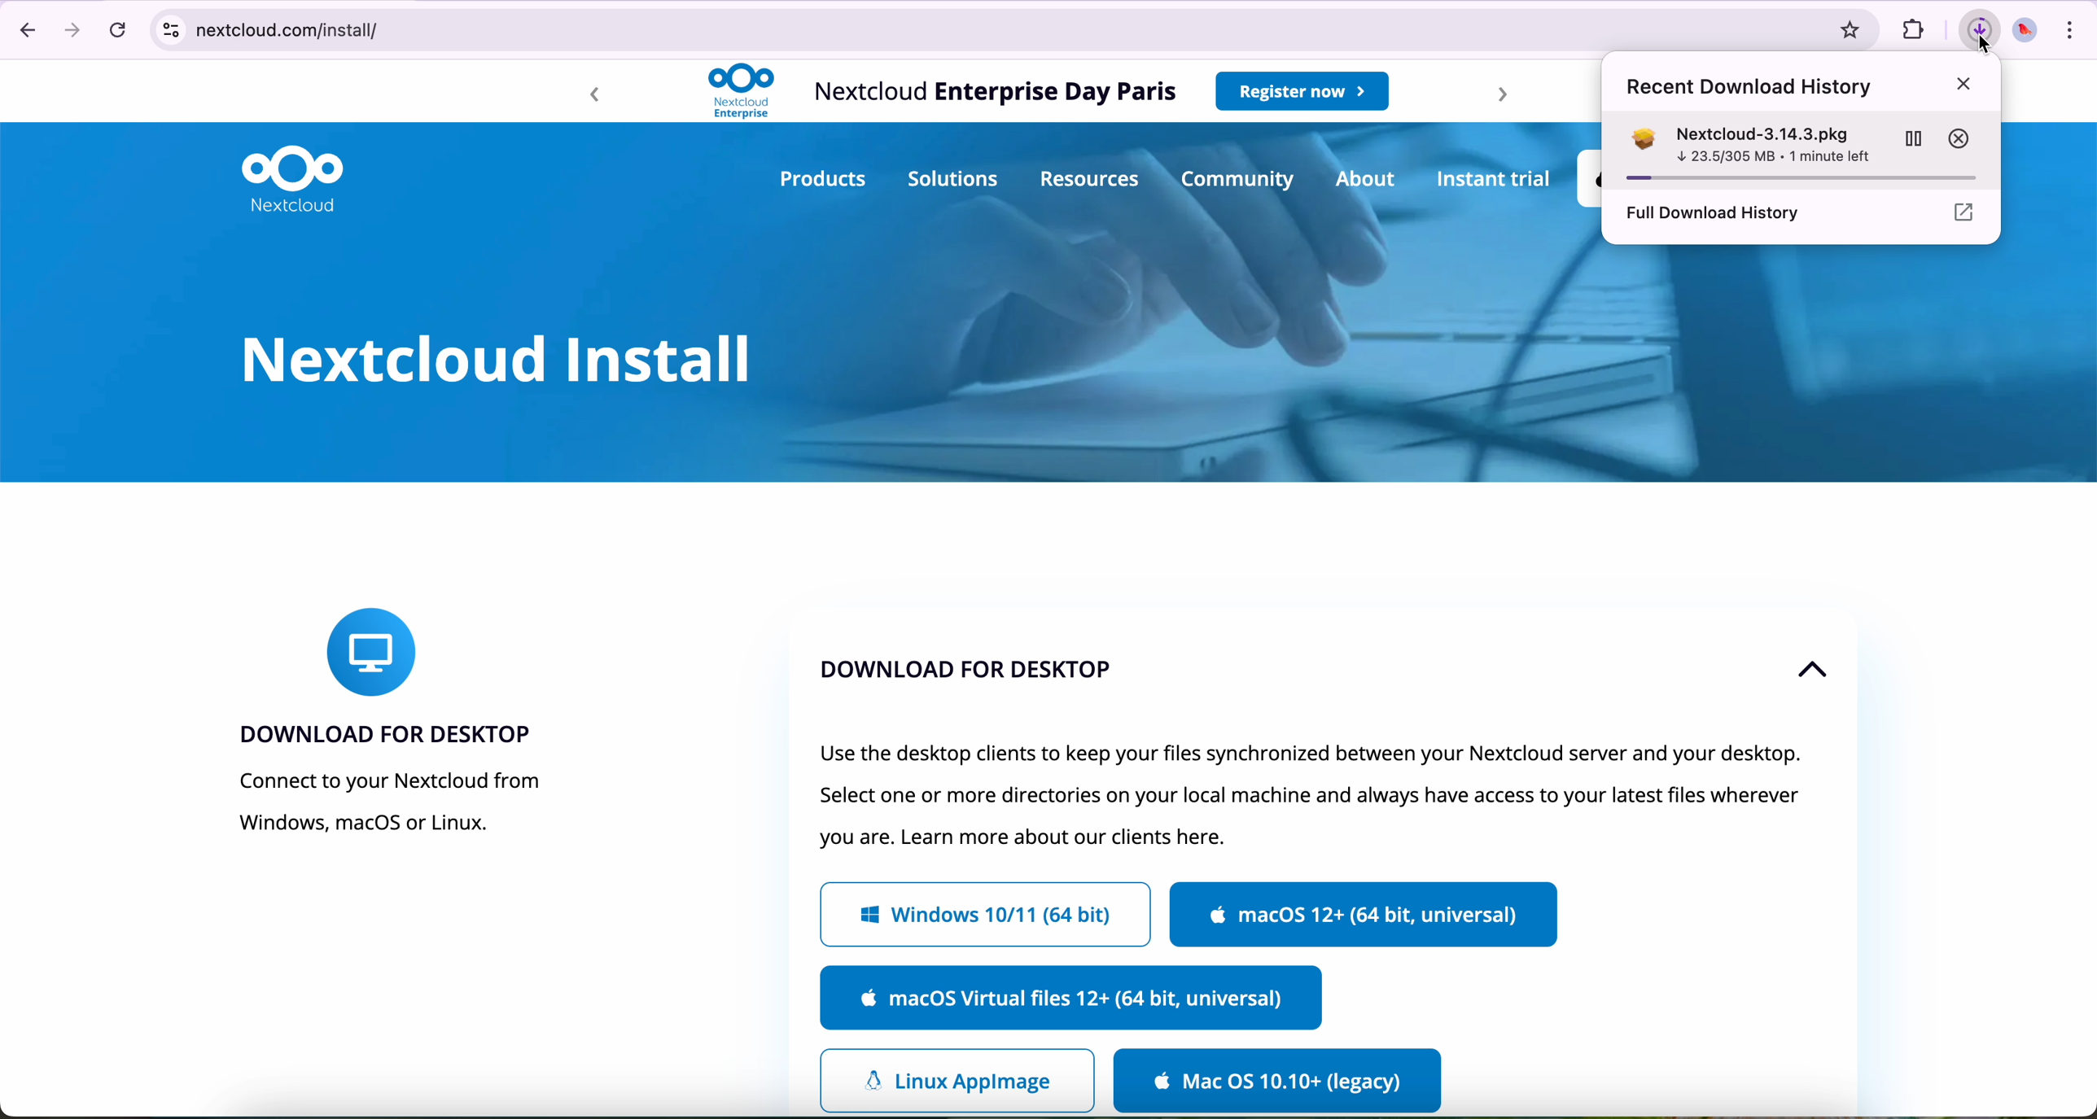 This screenshot has height=1119, width=2097. What do you see at coordinates (1805, 87) in the screenshot?
I see `recent download history` at bounding box center [1805, 87].